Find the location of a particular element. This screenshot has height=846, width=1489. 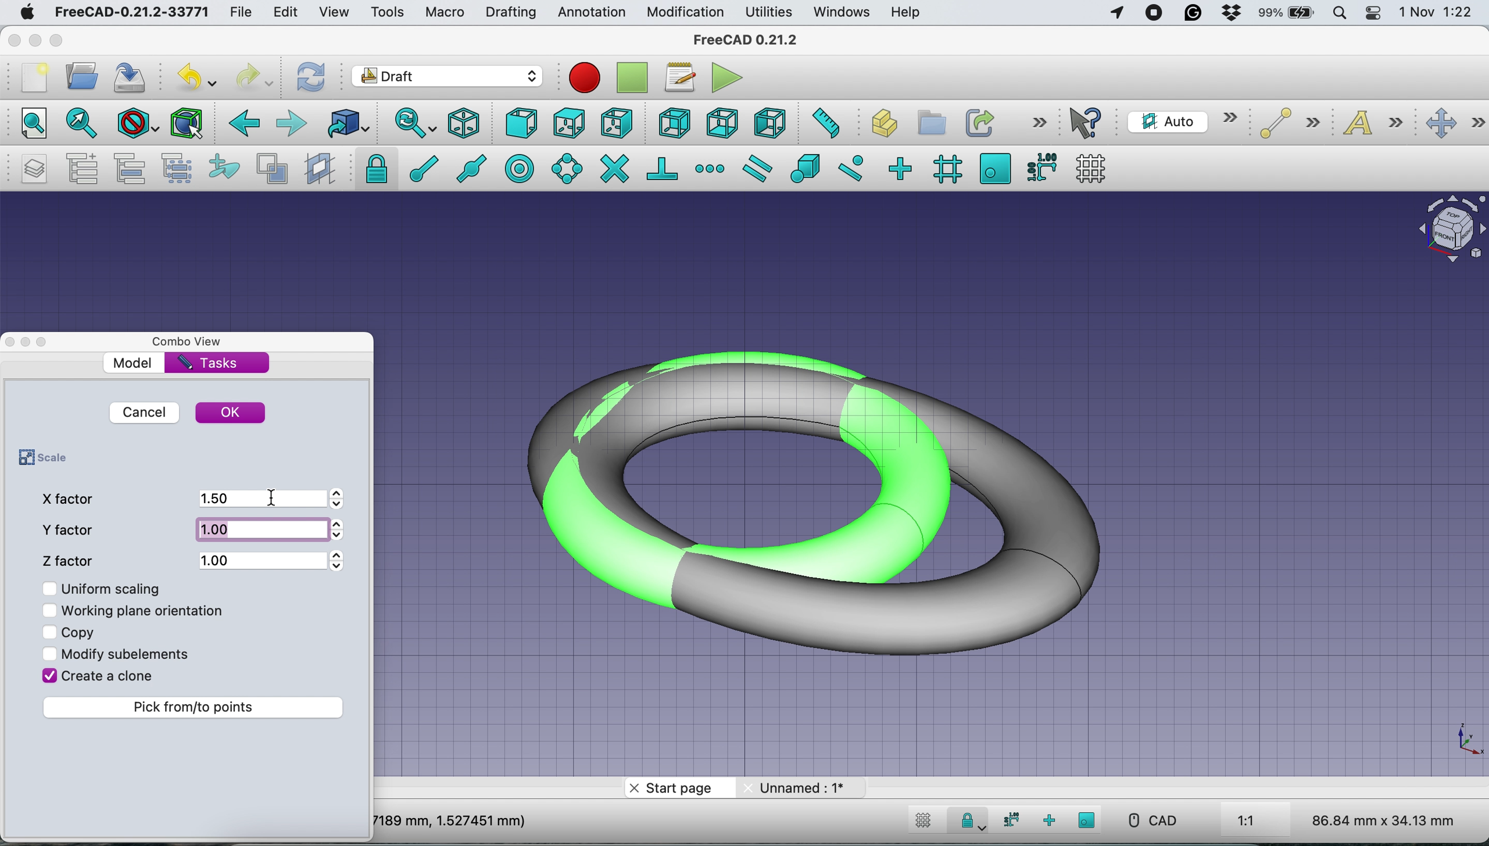

snap working plane is located at coordinates (1087, 820).